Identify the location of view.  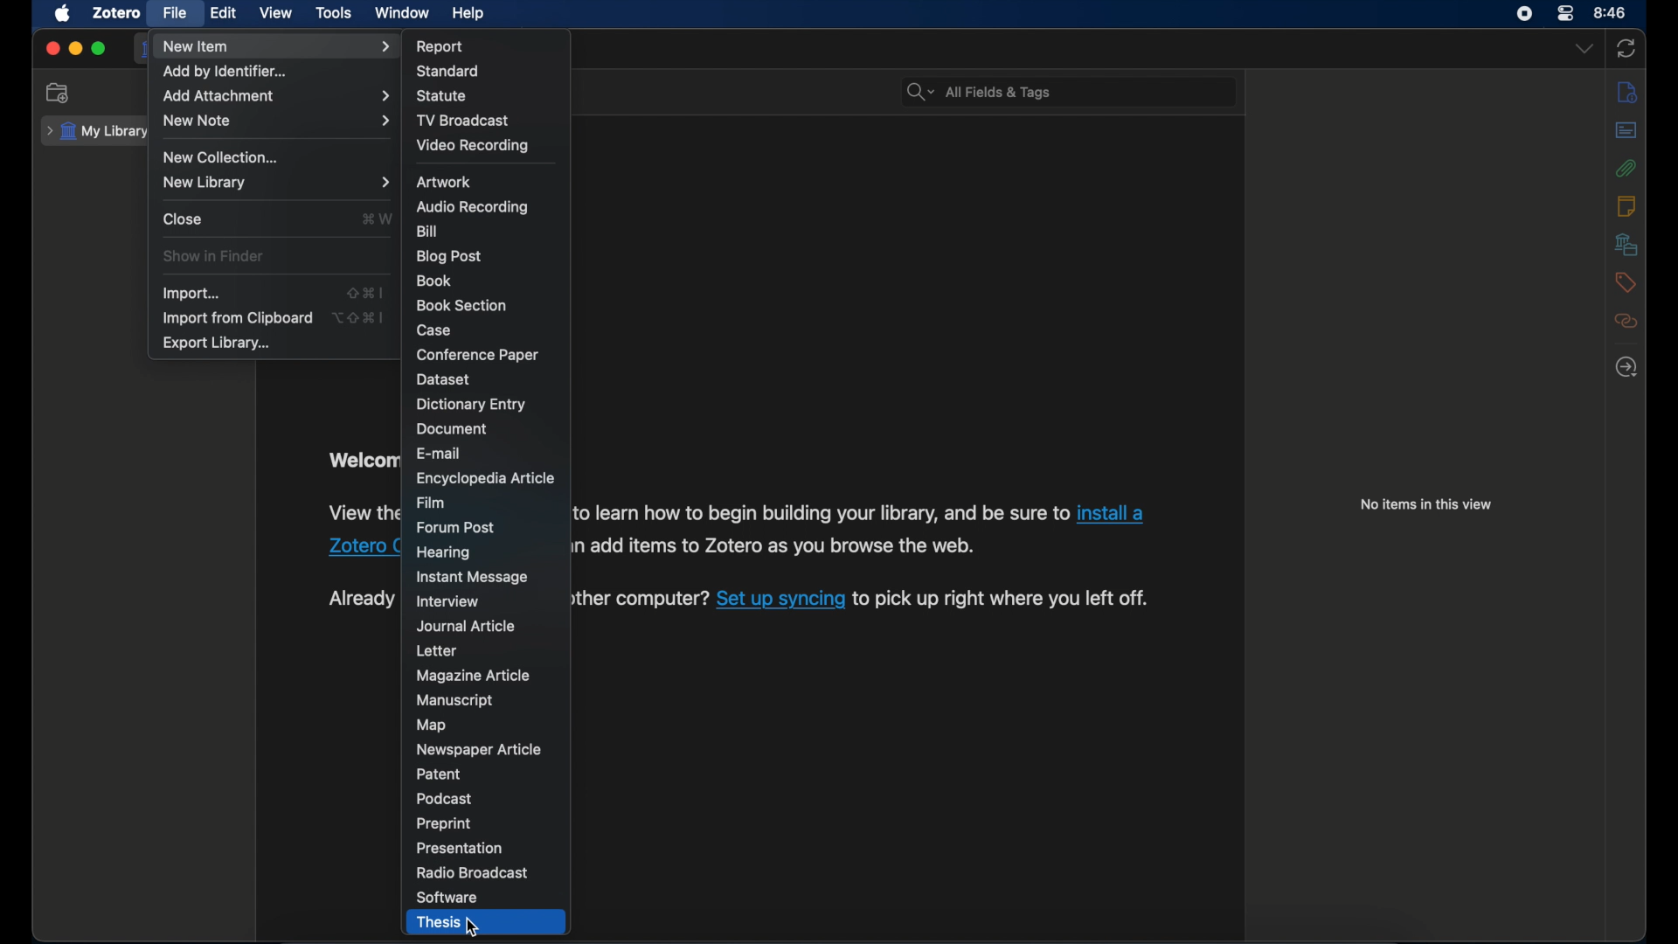
(279, 14).